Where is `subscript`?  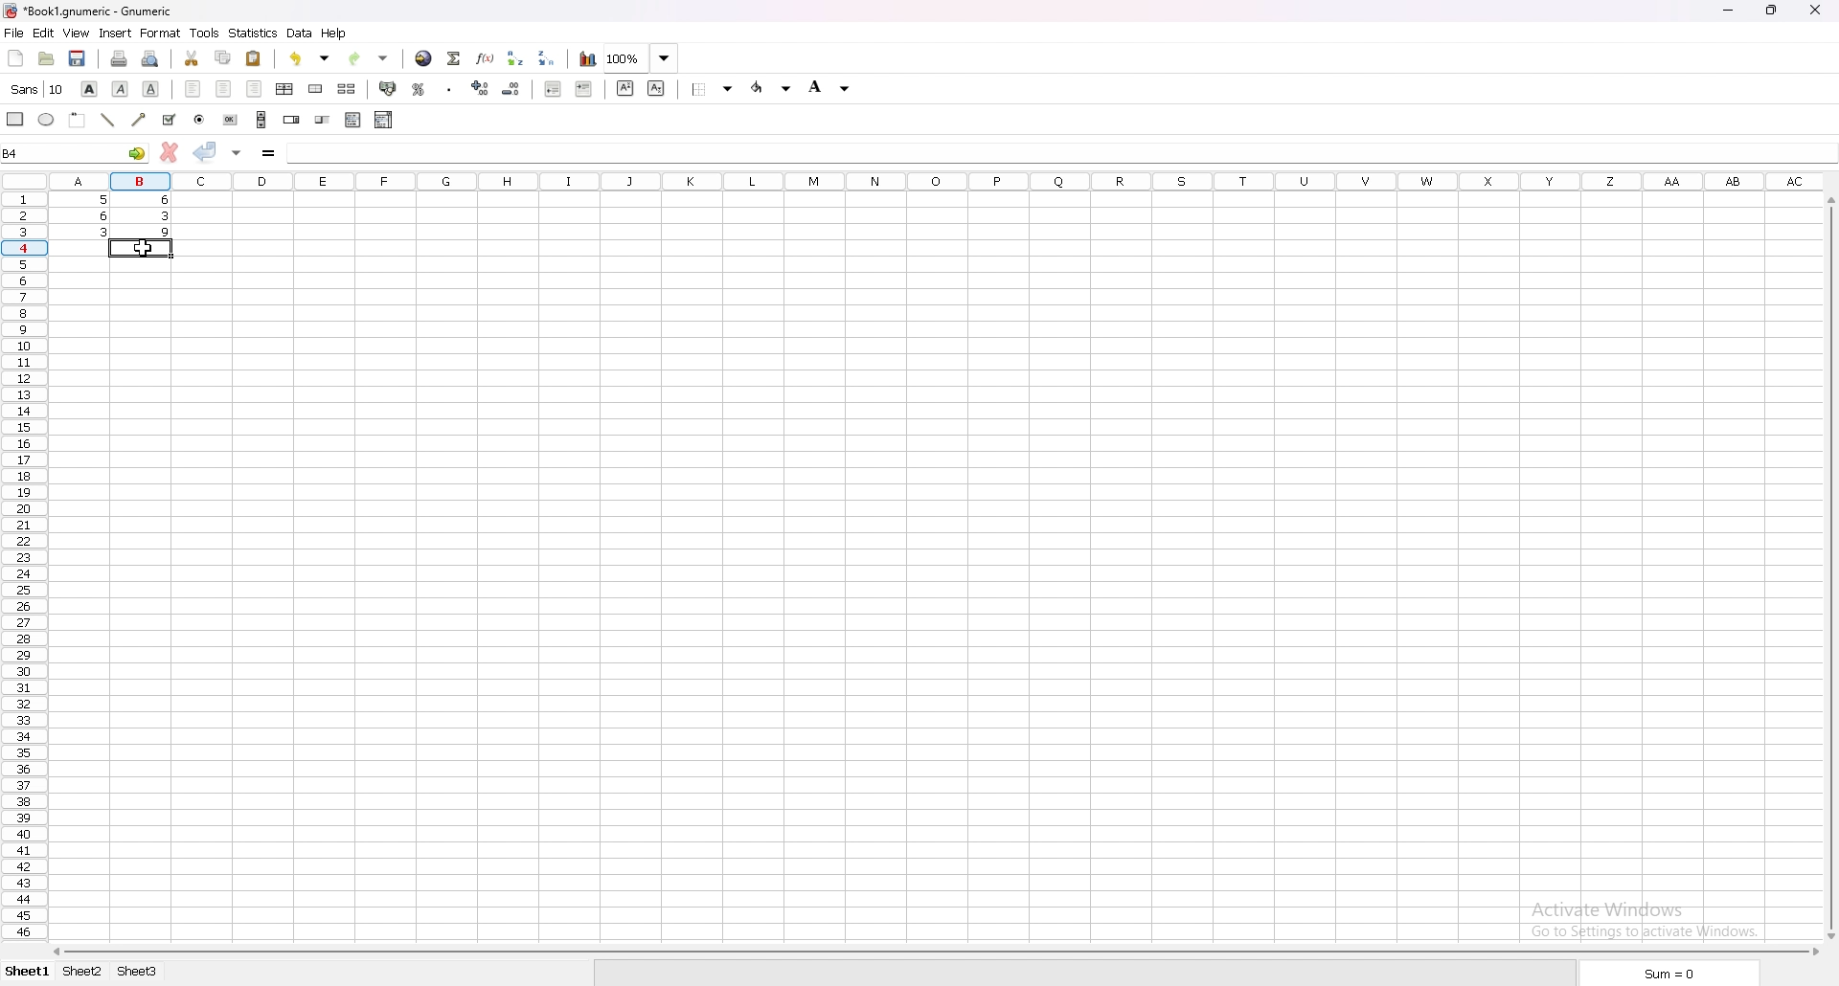 subscript is located at coordinates (656, 88).